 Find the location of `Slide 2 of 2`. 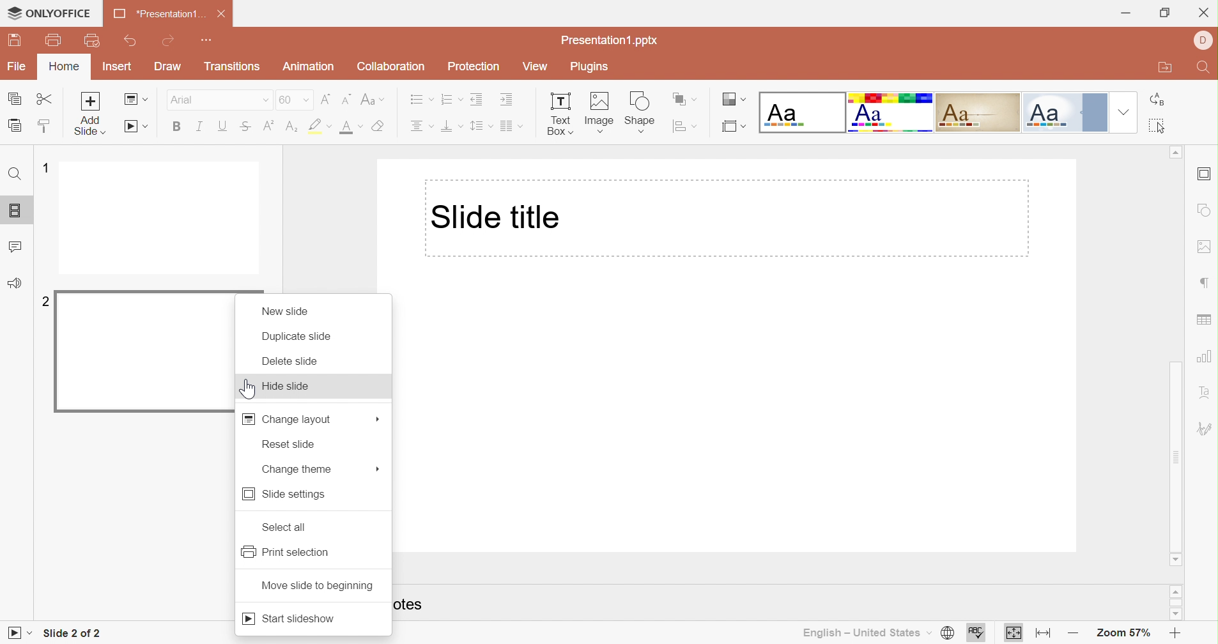

Slide 2 of 2 is located at coordinates (75, 632).